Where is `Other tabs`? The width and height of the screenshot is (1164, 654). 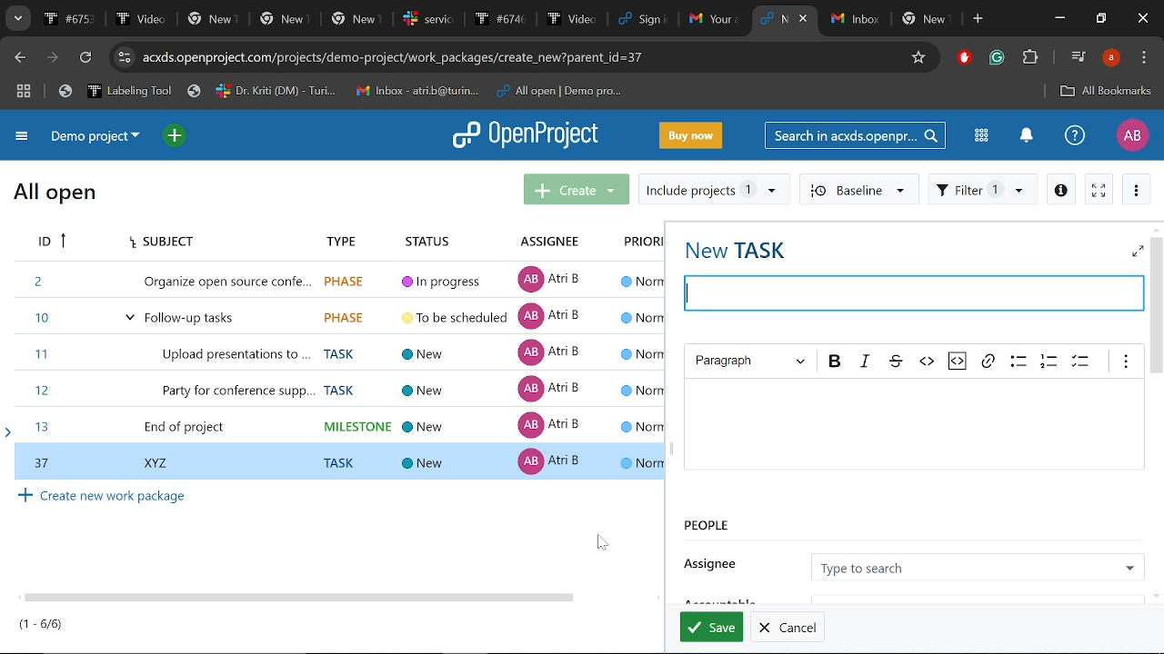 Other tabs is located at coordinates (892, 20).